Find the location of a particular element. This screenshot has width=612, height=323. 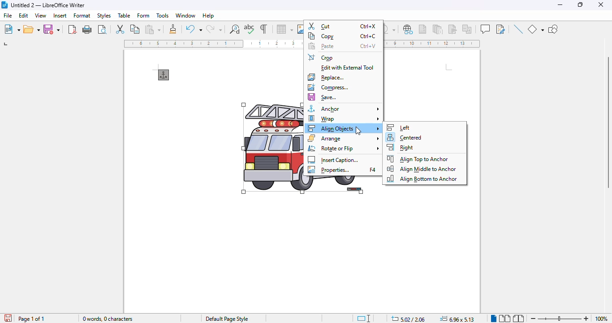

show track changes functions is located at coordinates (501, 29).